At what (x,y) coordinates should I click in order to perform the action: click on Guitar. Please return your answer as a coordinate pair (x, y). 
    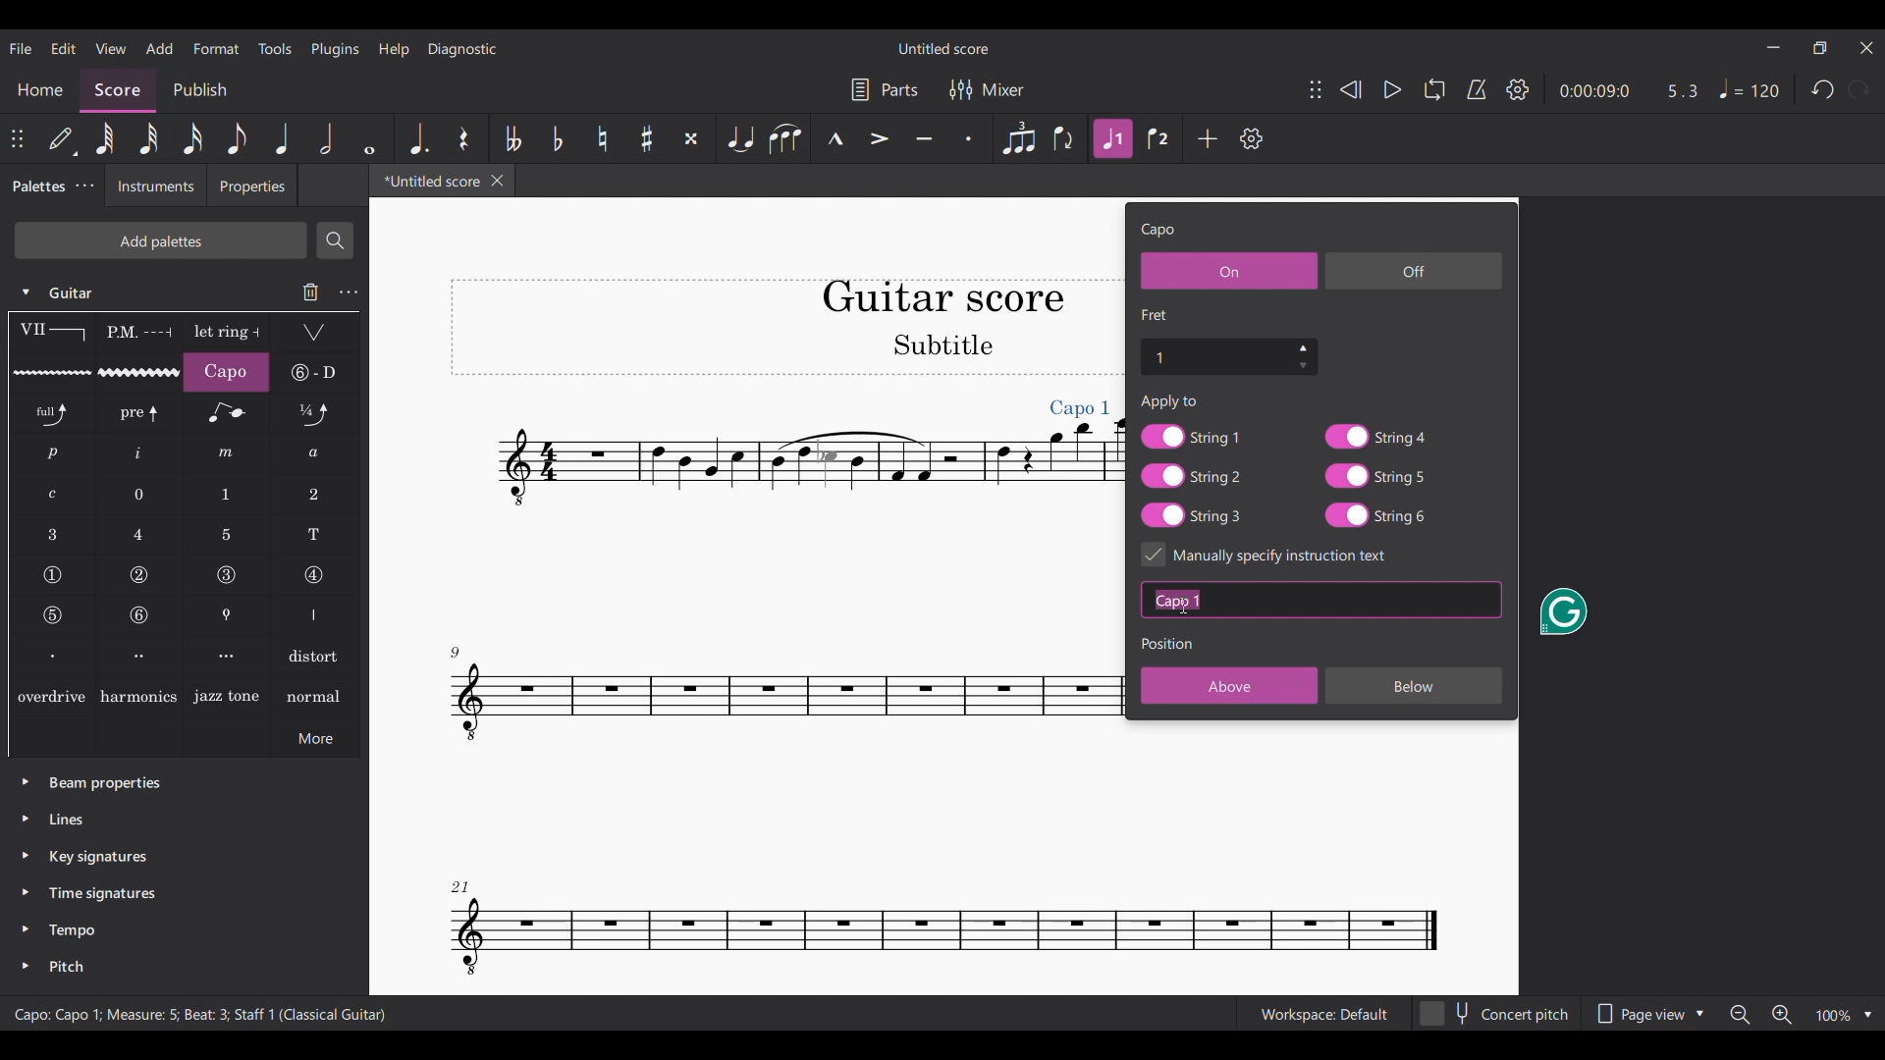
    Looking at the image, I should click on (76, 292).